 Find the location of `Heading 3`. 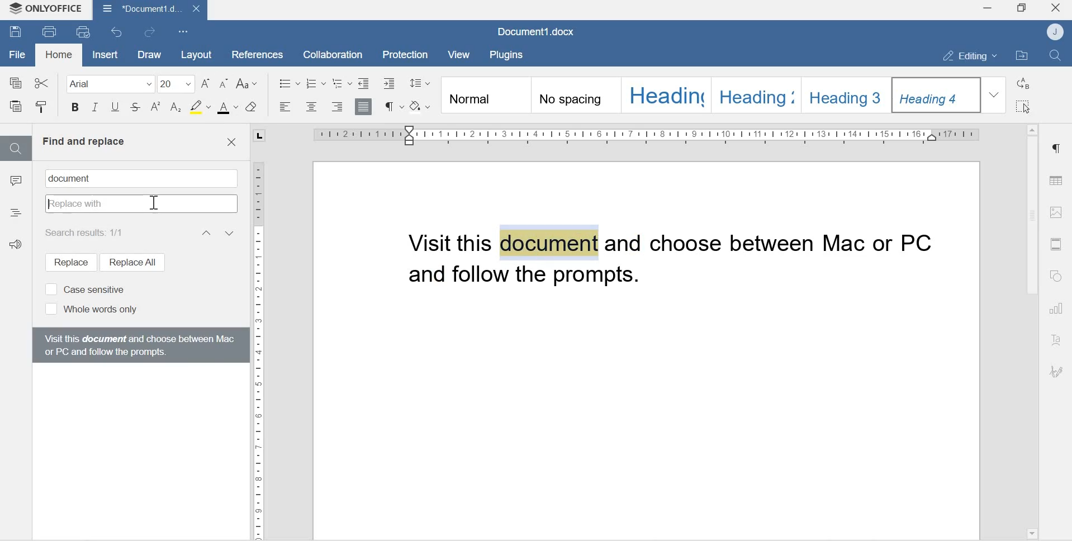

Heading 3 is located at coordinates (848, 93).